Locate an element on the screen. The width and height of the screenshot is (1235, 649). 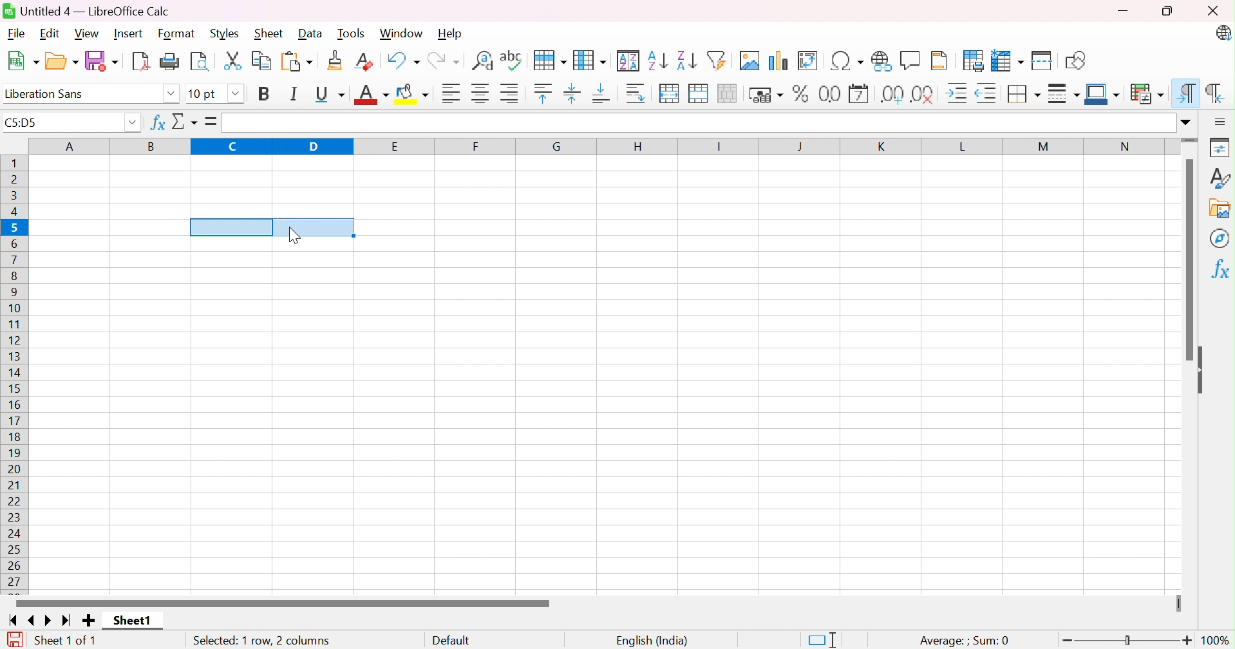
Cut is located at coordinates (234, 61).